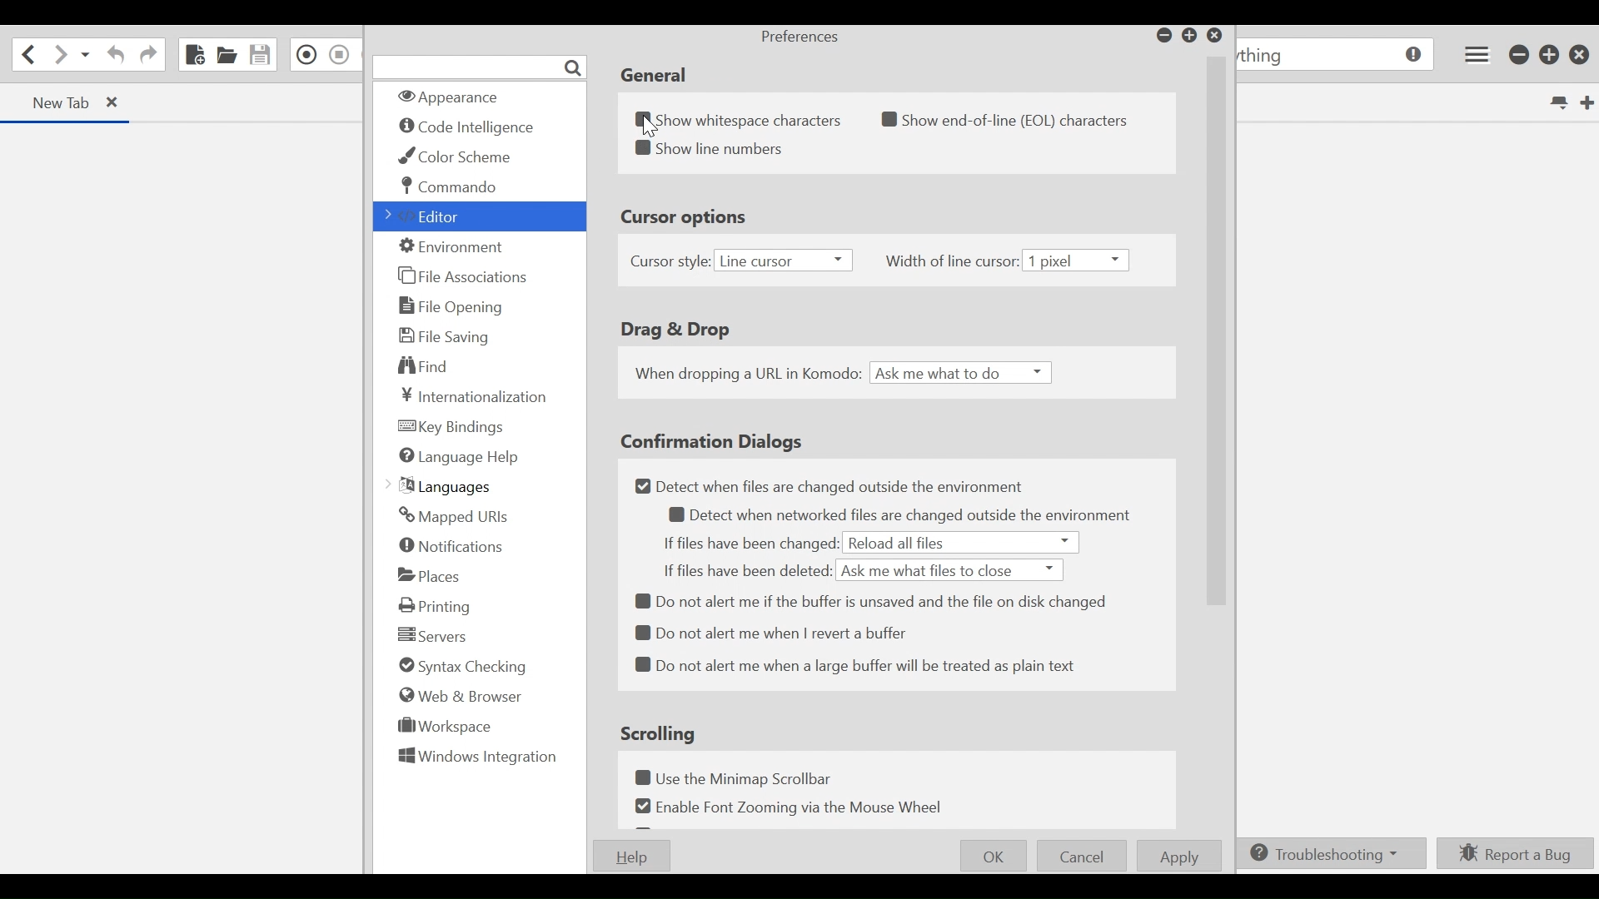 This screenshot has height=899, width=1599. Describe the element at coordinates (196, 55) in the screenshot. I see `New File` at that location.